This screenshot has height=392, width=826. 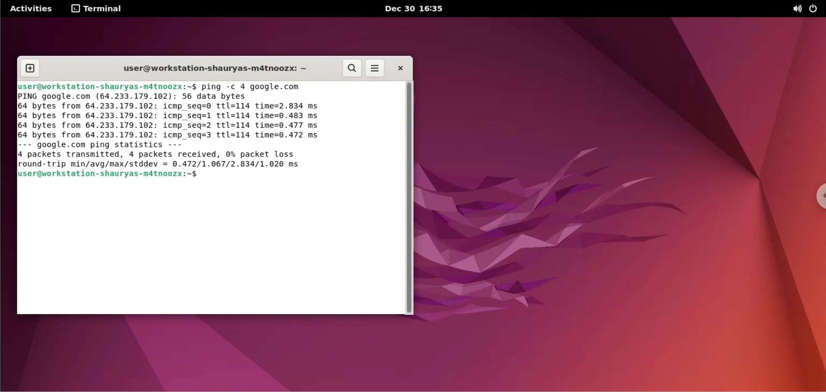 I want to click on power options, so click(x=815, y=9).